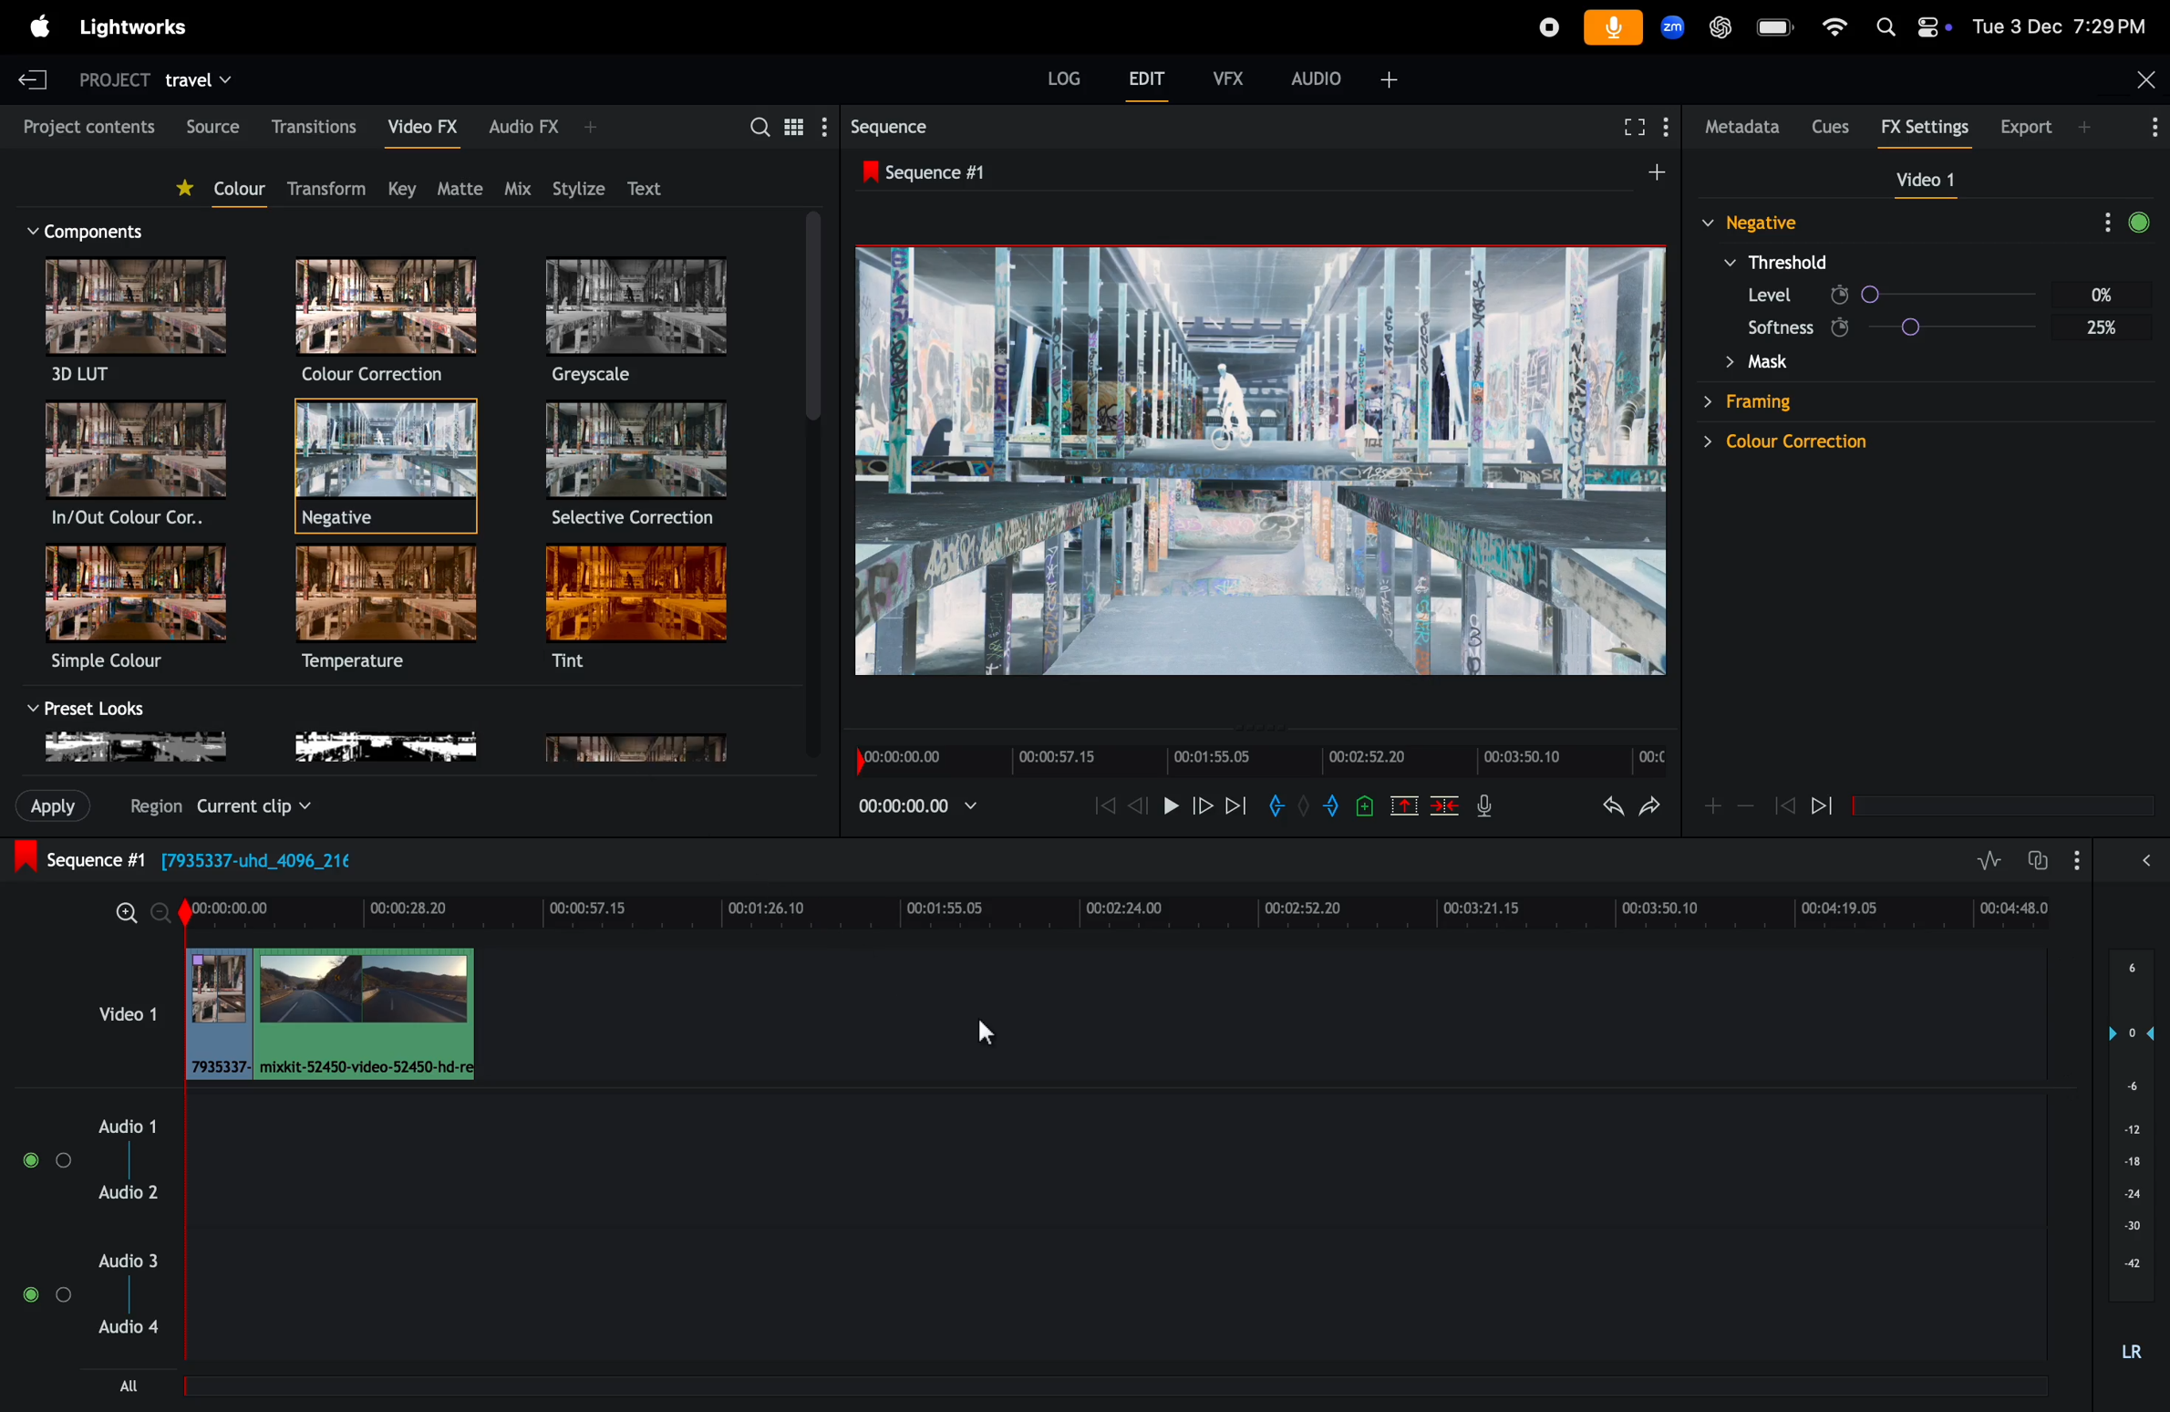 Image resolution: width=2170 pixels, height=1412 pixels. I want to click on , so click(1760, 363).